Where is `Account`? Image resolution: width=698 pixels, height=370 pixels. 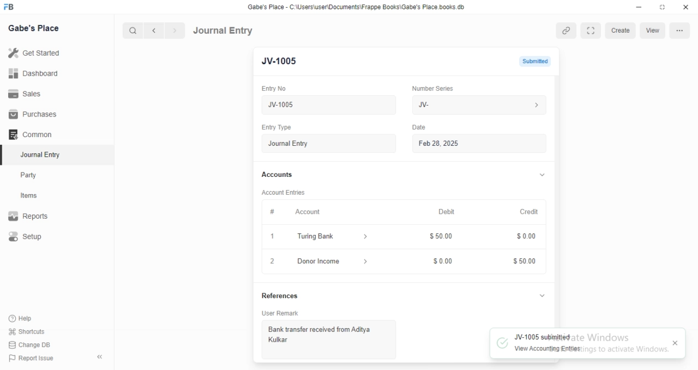 Account is located at coordinates (299, 213).